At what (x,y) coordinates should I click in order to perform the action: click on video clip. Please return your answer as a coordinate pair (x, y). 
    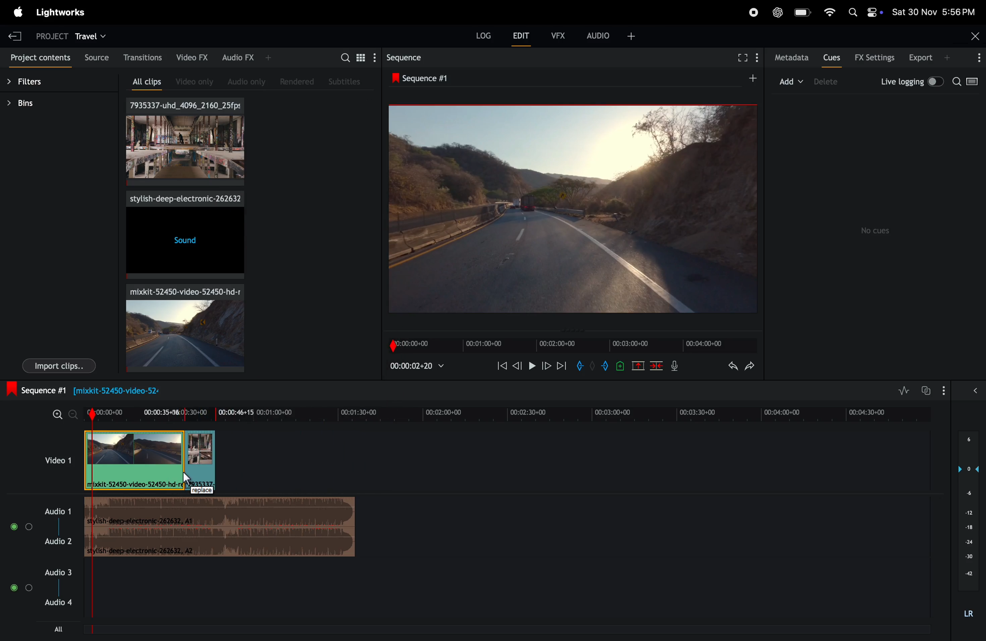
    Looking at the image, I should click on (179, 327).